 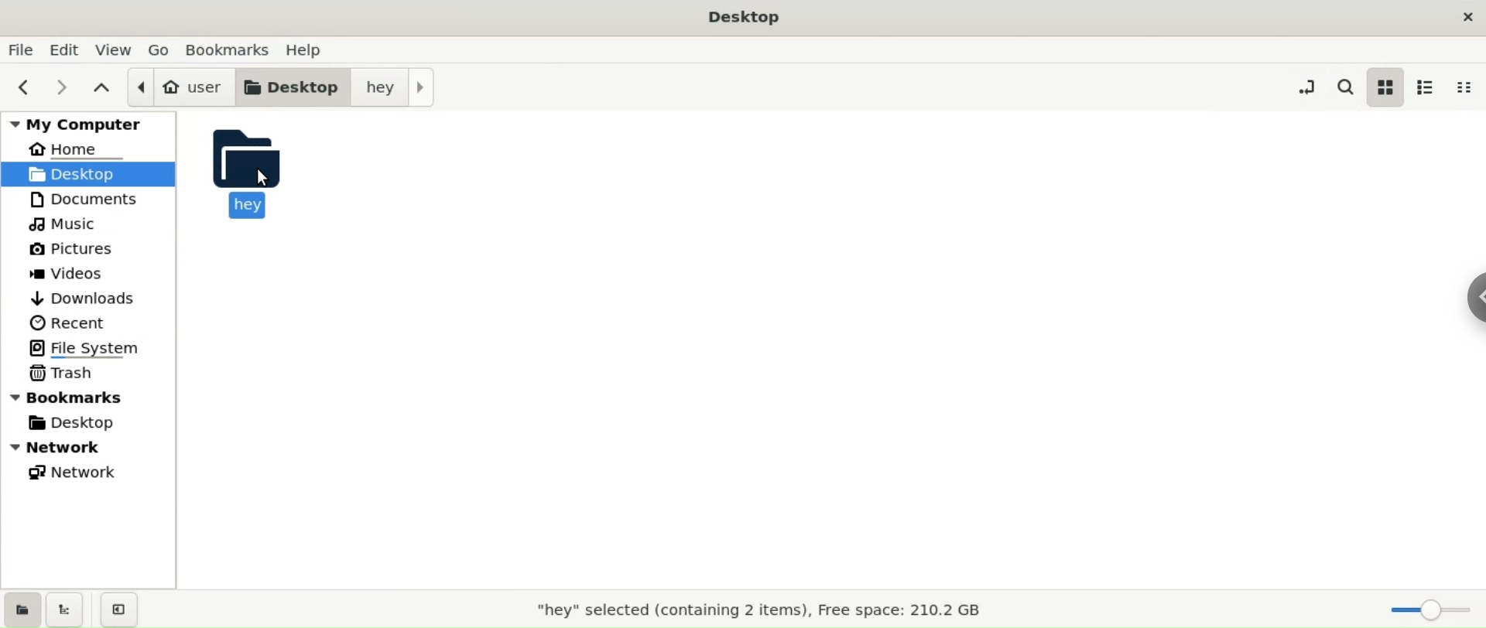 What do you see at coordinates (1386, 86) in the screenshot?
I see `icon view` at bounding box center [1386, 86].